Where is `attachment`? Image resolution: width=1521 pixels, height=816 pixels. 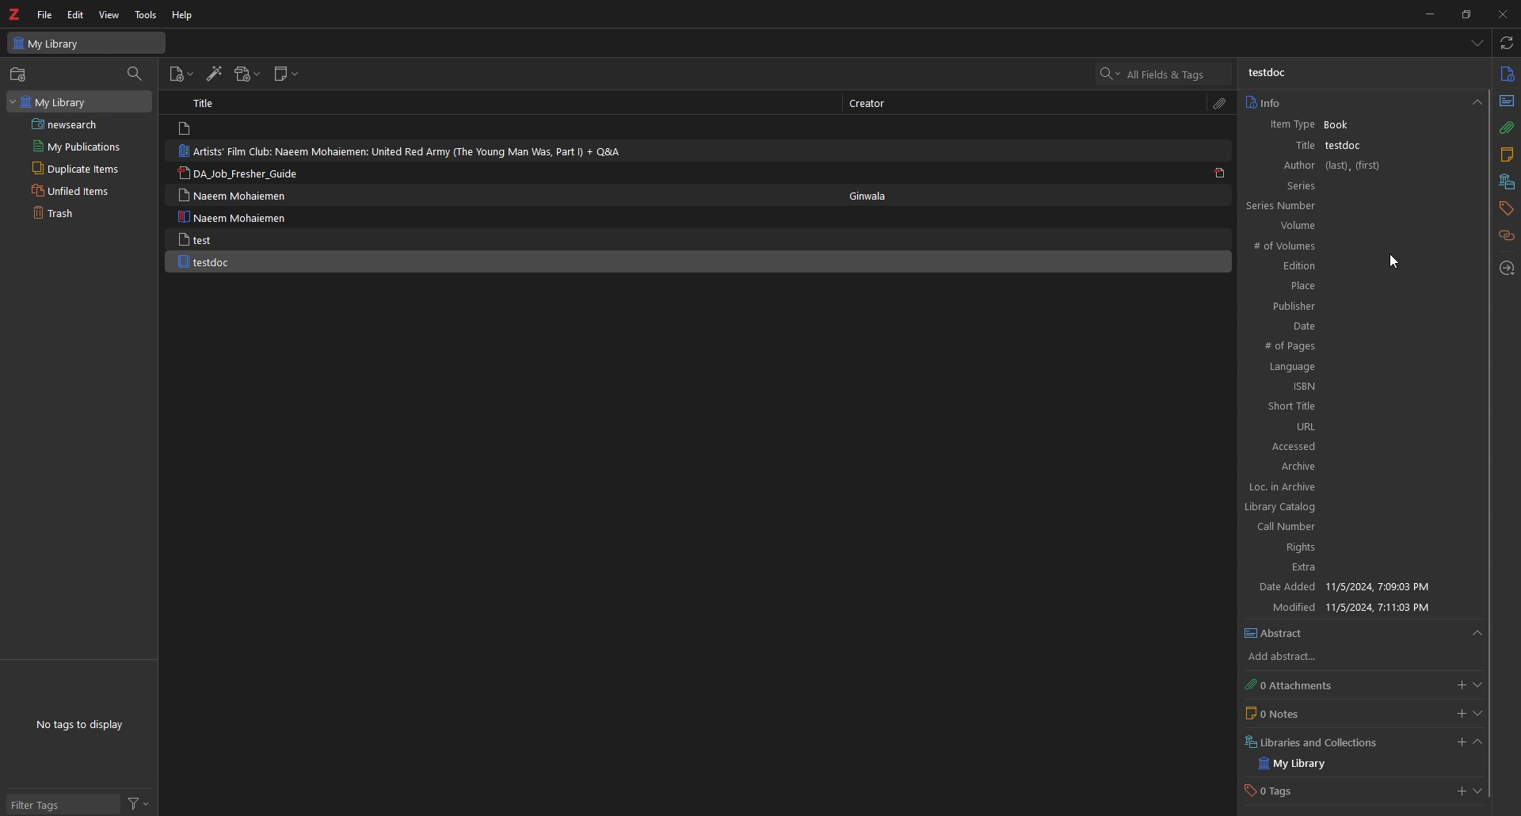
attachment is located at coordinates (1508, 129).